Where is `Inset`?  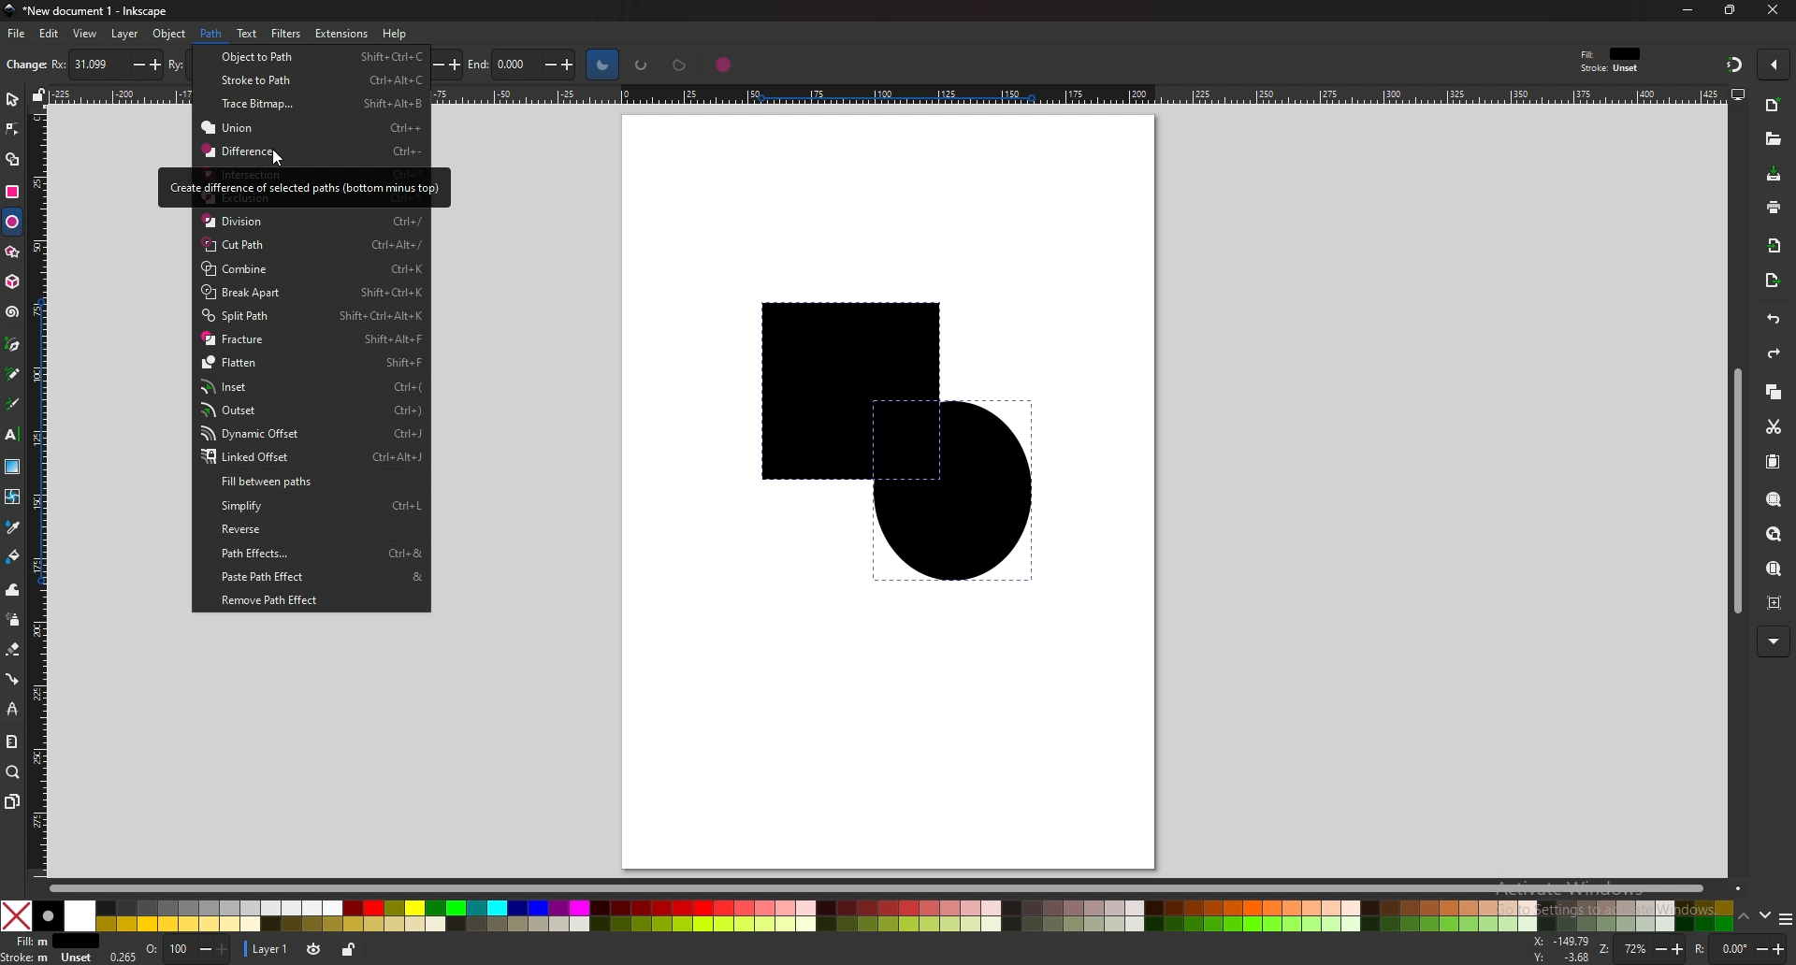
Inset is located at coordinates (306, 387).